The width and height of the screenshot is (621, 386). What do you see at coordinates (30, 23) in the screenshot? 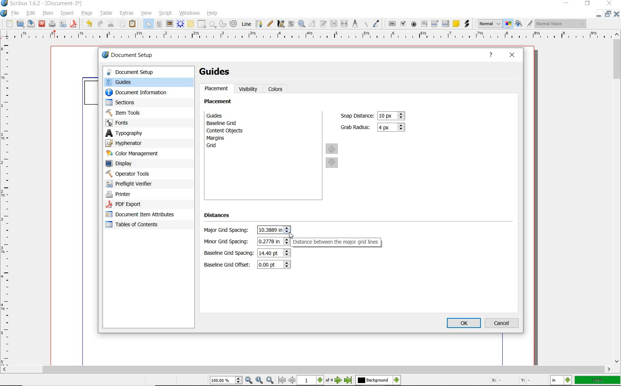
I see `save` at bounding box center [30, 23].